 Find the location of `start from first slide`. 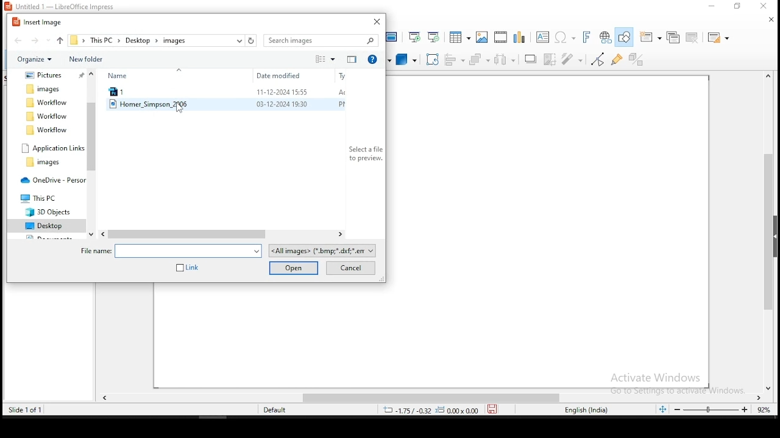

start from first slide is located at coordinates (416, 35).